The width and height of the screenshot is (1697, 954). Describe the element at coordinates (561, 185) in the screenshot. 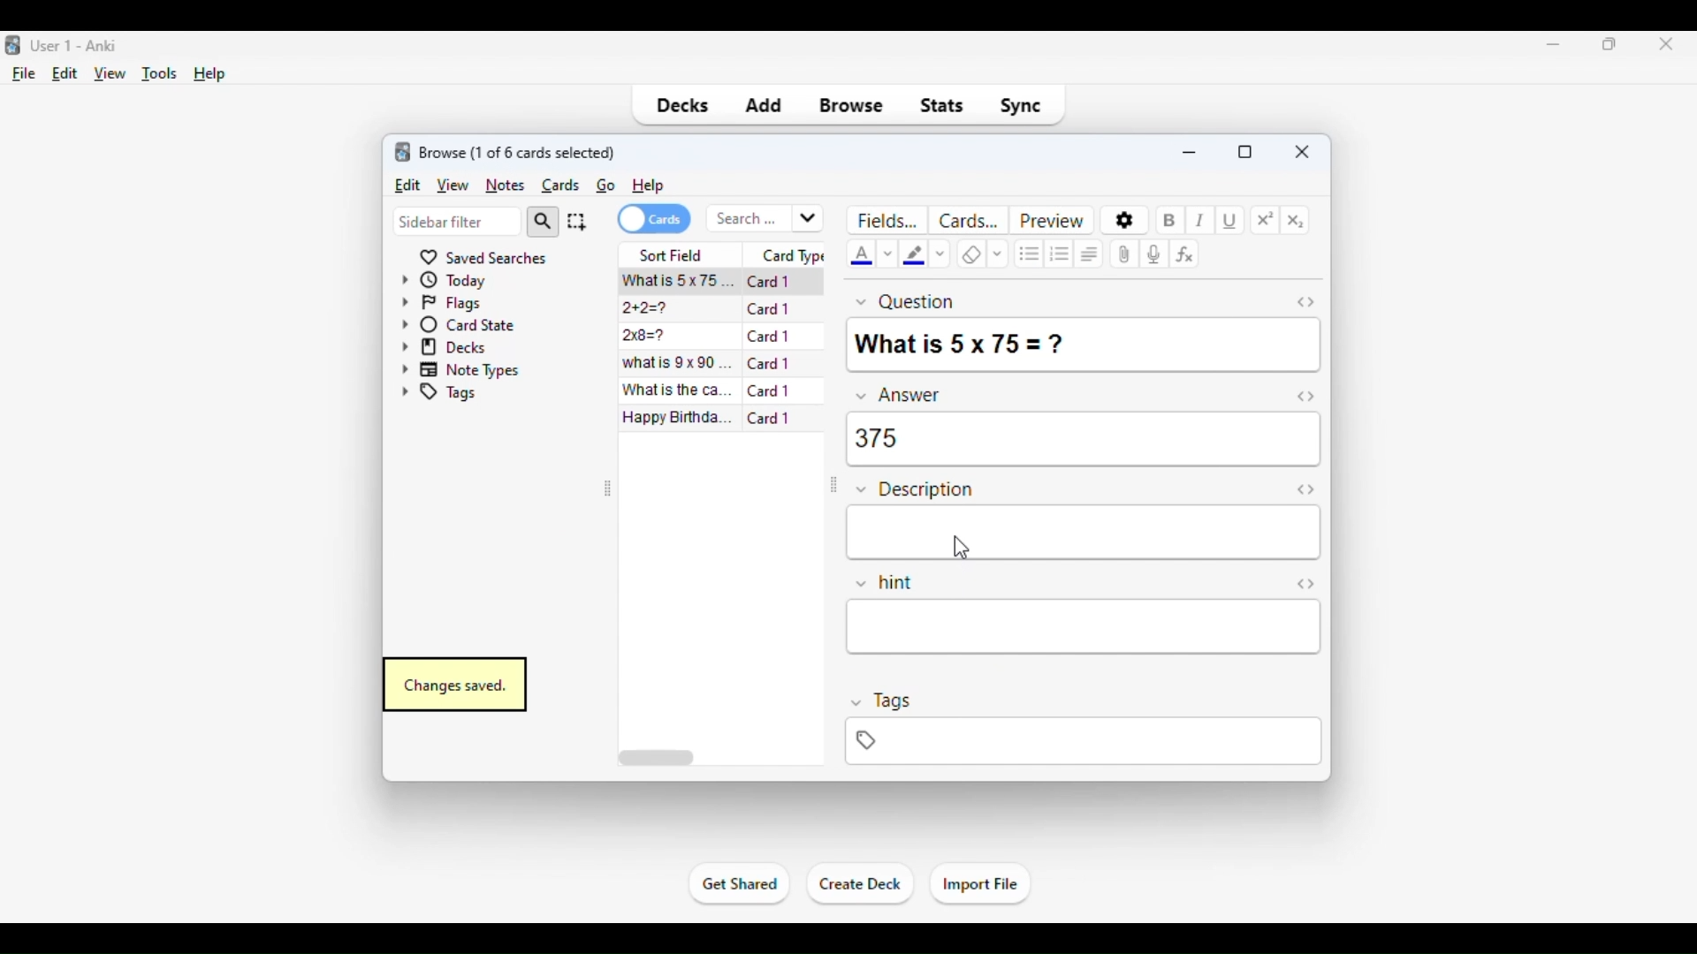

I see `cards` at that location.